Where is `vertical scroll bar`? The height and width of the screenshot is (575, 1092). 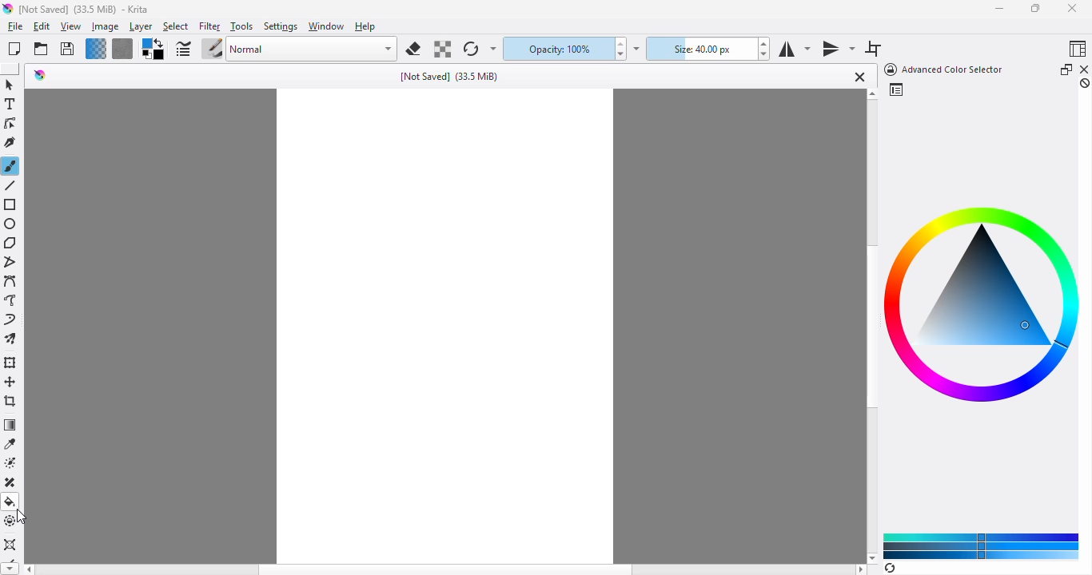
vertical scroll bar is located at coordinates (871, 327).